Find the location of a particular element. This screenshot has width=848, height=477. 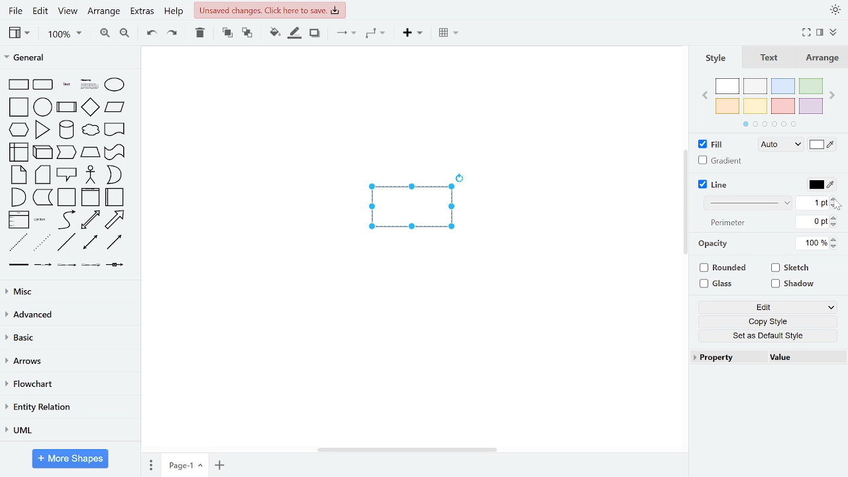

UML is located at coordinates (68, 430).